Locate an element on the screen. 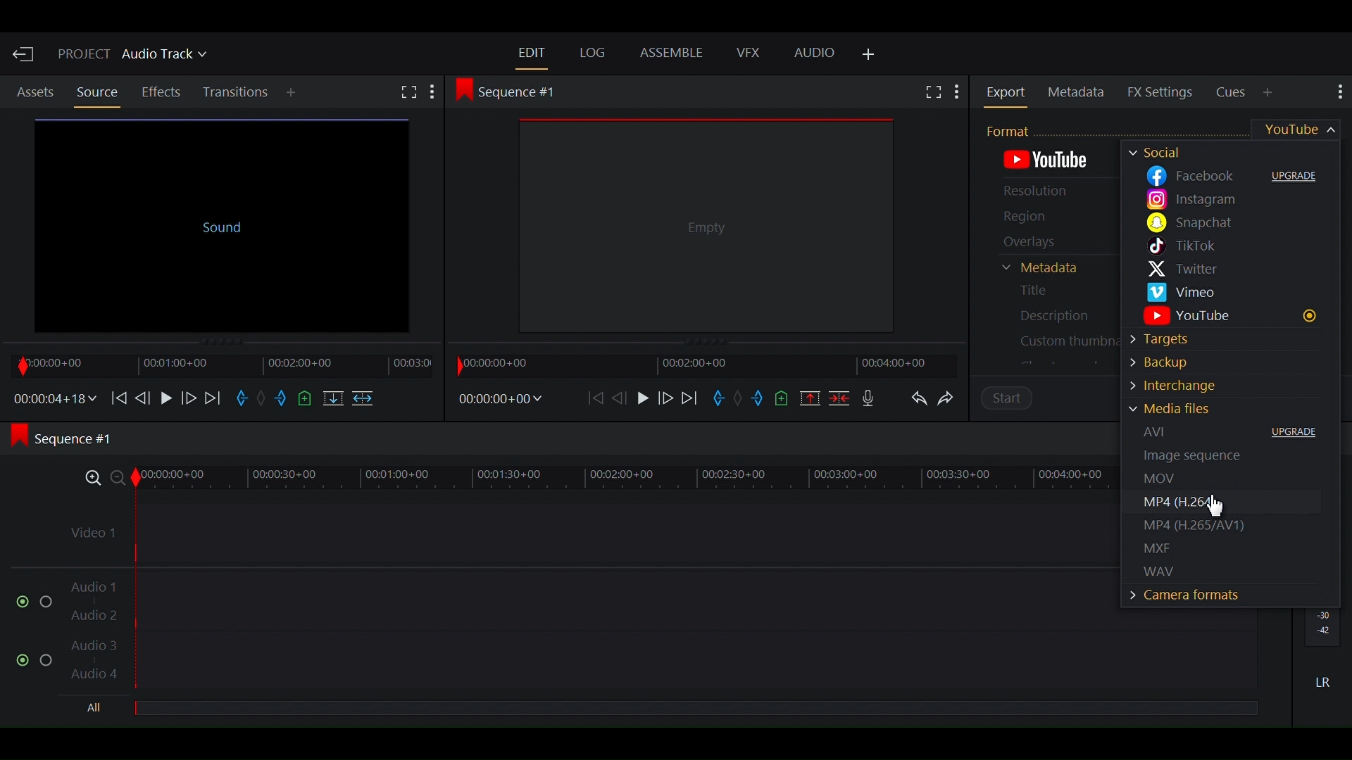 This screenshot has height=760, width=1352. Socials is located at coordinates (1158, 152).